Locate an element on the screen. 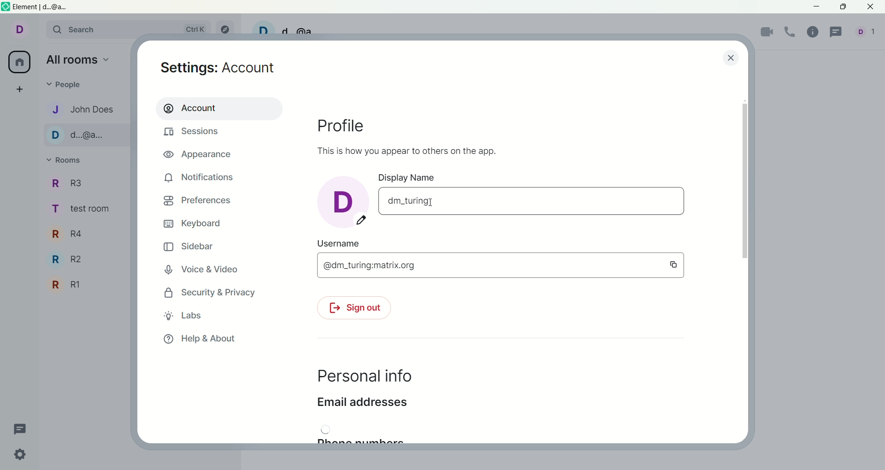  R3 is located at coordinates (73, 183).